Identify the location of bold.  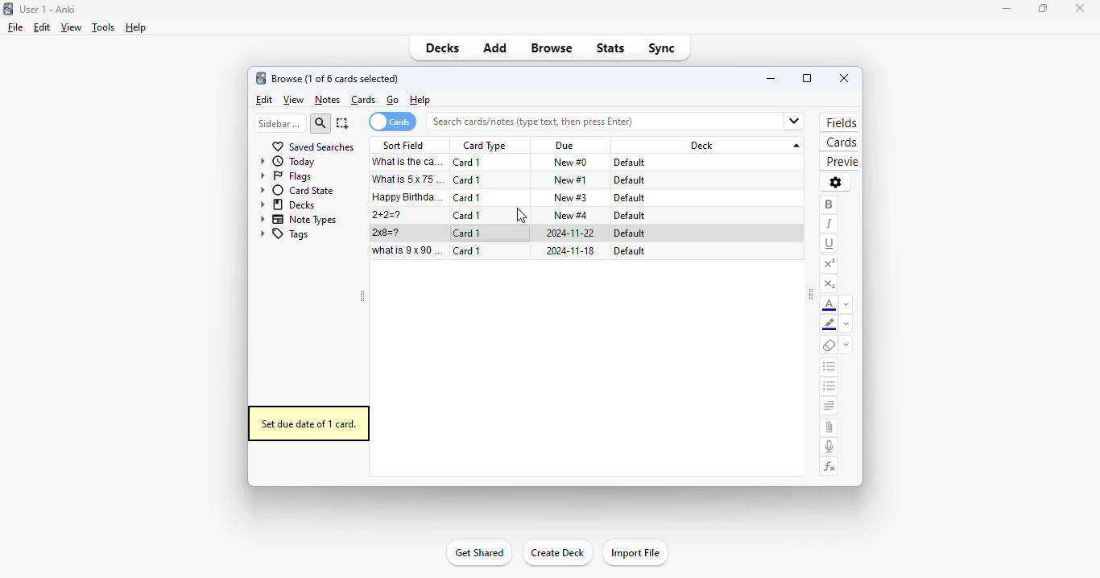
(829, 204).